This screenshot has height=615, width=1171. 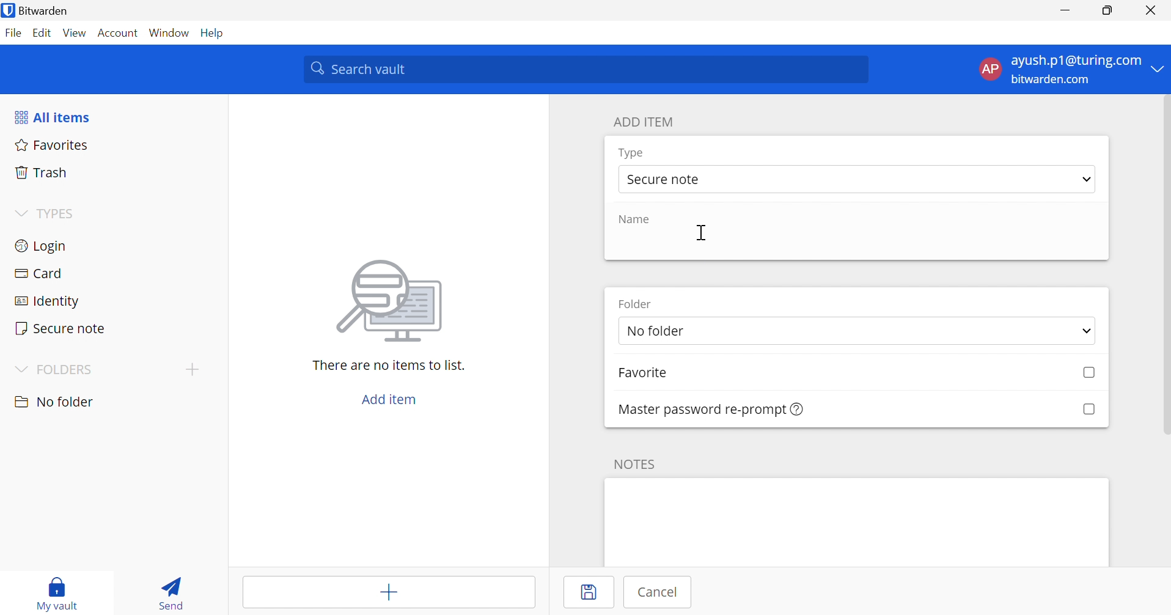 What do you see at coordinates (62, 584) in the screenshot?
I see `My vault` at bounding box center [62, 584].